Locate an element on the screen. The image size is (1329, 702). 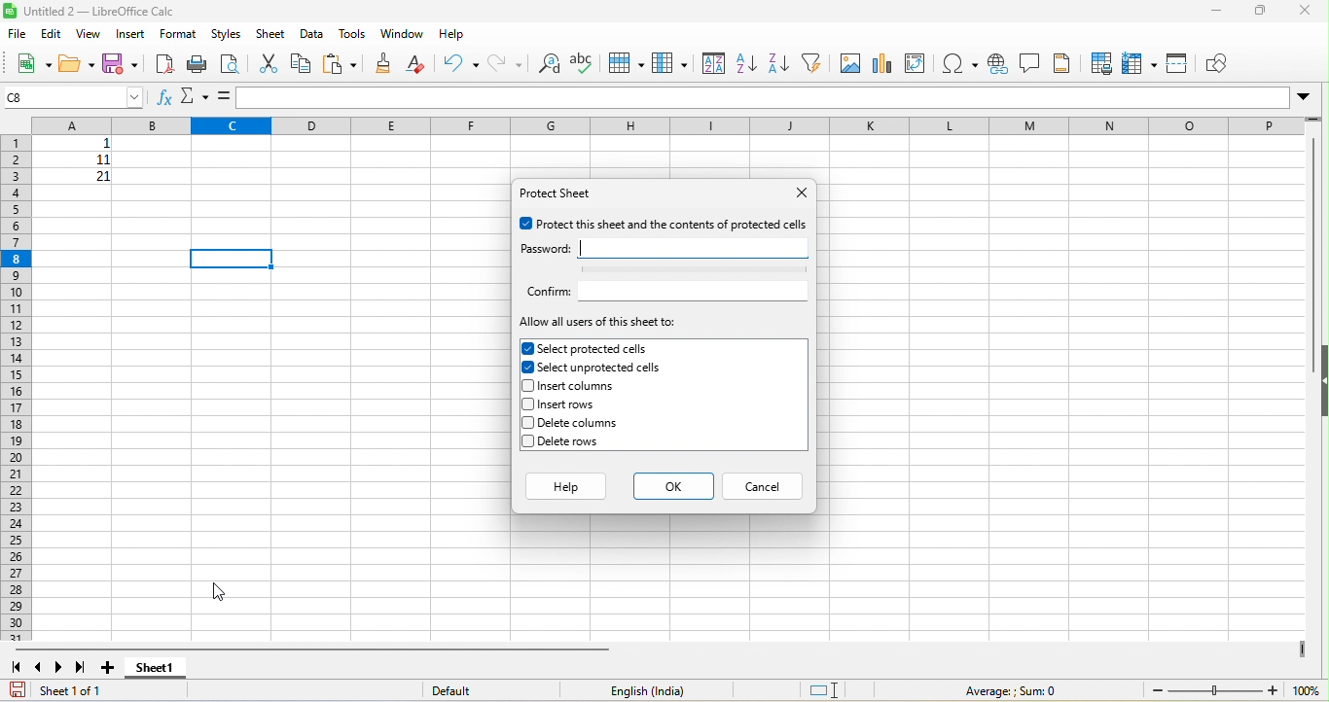
spelling is located at coordinates (582, 62).